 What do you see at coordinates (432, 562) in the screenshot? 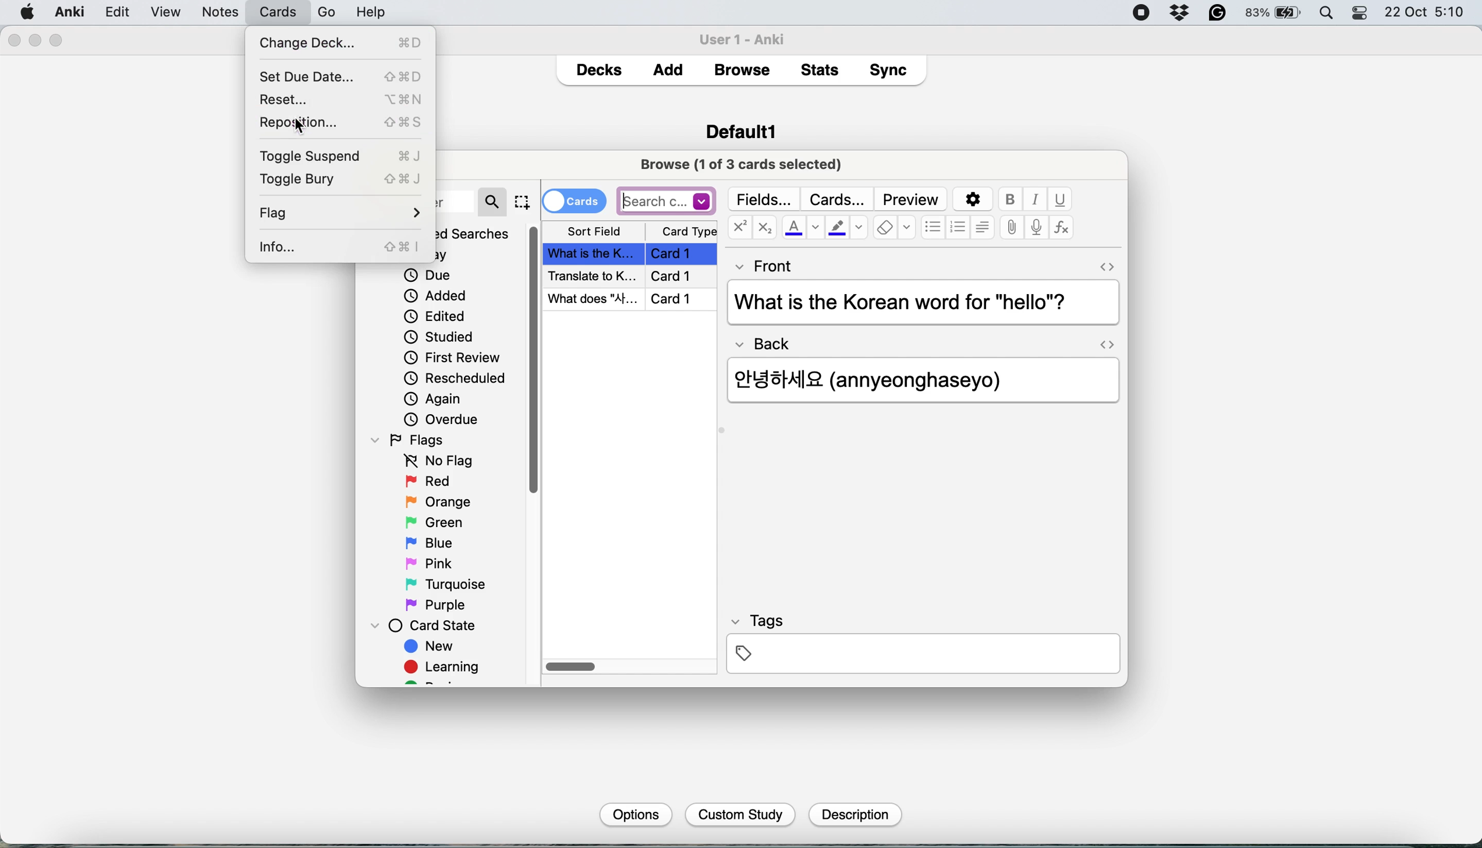
I see `pink` at bounding box center [432, 562].